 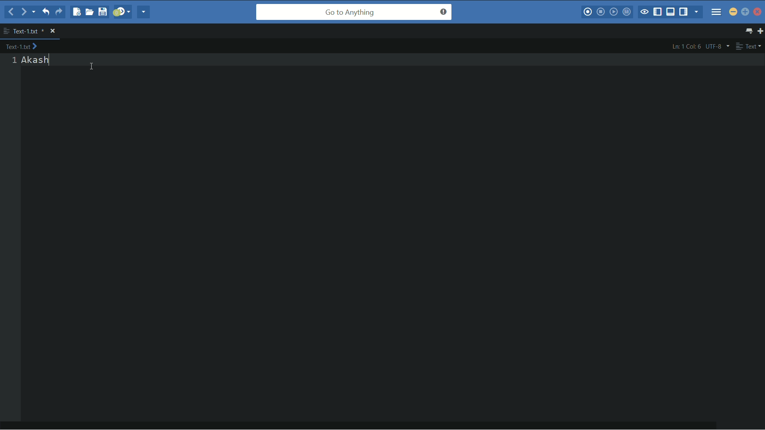 What do you see at coordinates (697, 12) in the screenshot?
I see `show specific sidebar/tab` at bounding box center [697, 12].